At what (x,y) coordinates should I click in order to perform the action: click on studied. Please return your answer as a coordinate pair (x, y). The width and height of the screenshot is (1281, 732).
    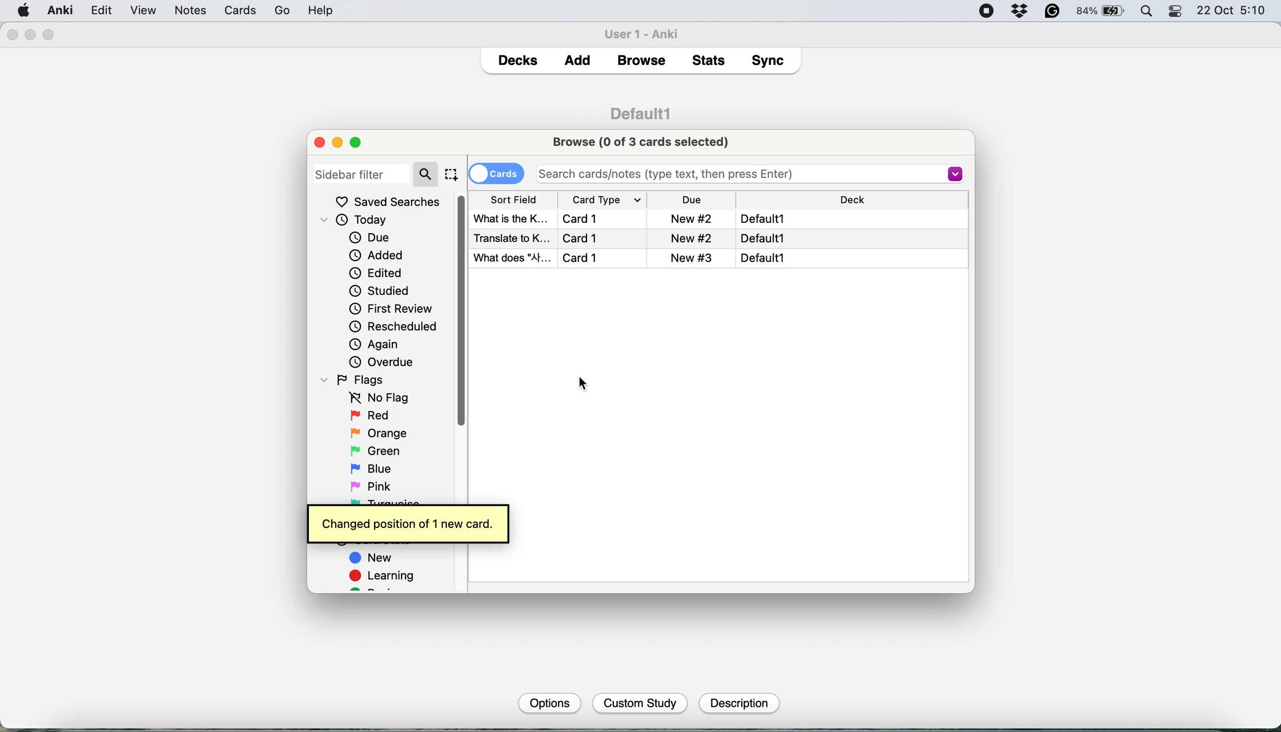
    Looking at the image, I should click on (380, 290).